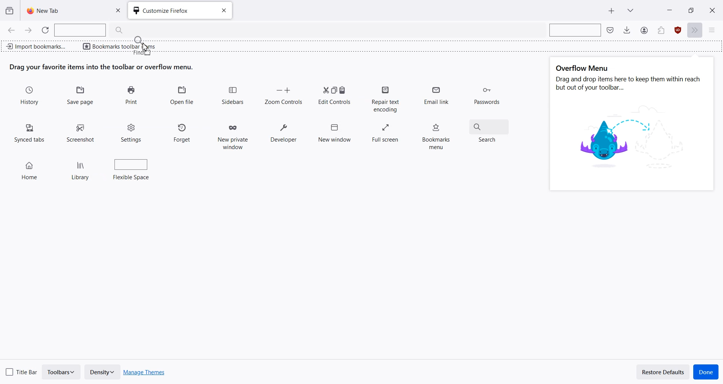 The image size is (723, 384). Describe the element at coordinates (131, 96) in the screenshot. I see `Print` at that location.